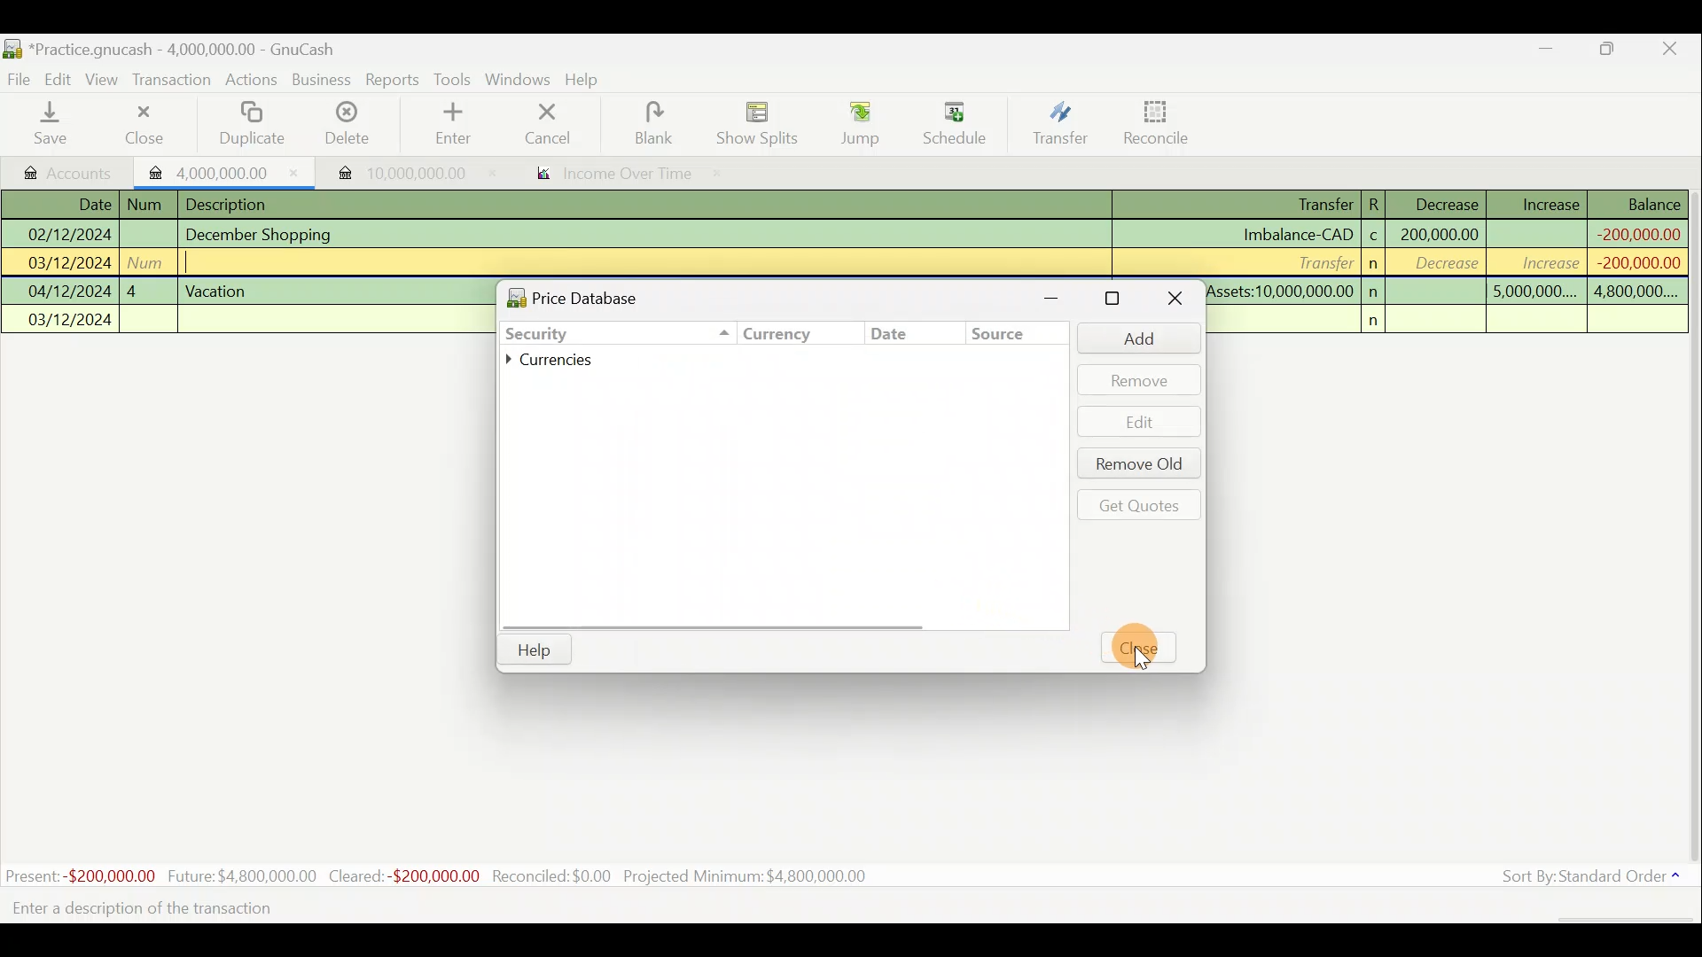  Describe the element at coordinates (1632, 262) in the screenshot. I see `-200,000,000` at that location.